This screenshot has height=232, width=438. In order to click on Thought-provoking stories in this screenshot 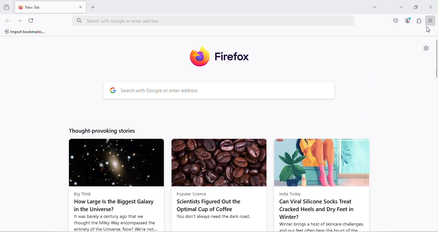, I will do `click(103, 129)`.